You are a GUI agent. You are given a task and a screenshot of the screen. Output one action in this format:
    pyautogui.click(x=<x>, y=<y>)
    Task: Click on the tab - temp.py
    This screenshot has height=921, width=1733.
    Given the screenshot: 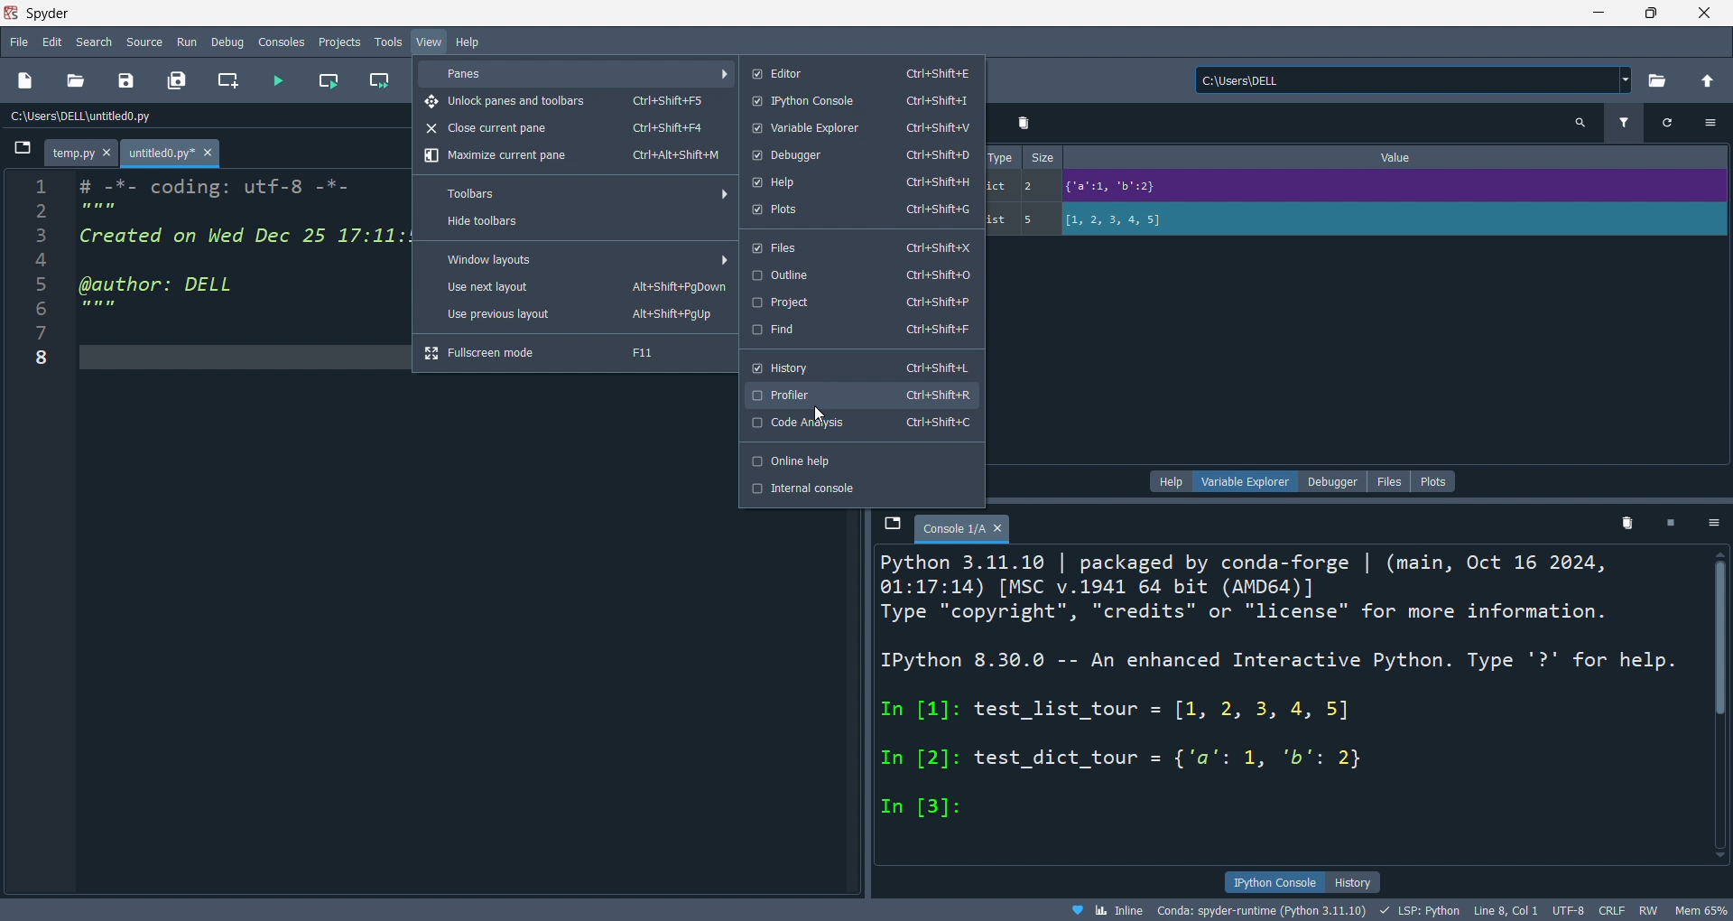 What is the action you would take?
    pyautogui.click(x=80, y=153)
    